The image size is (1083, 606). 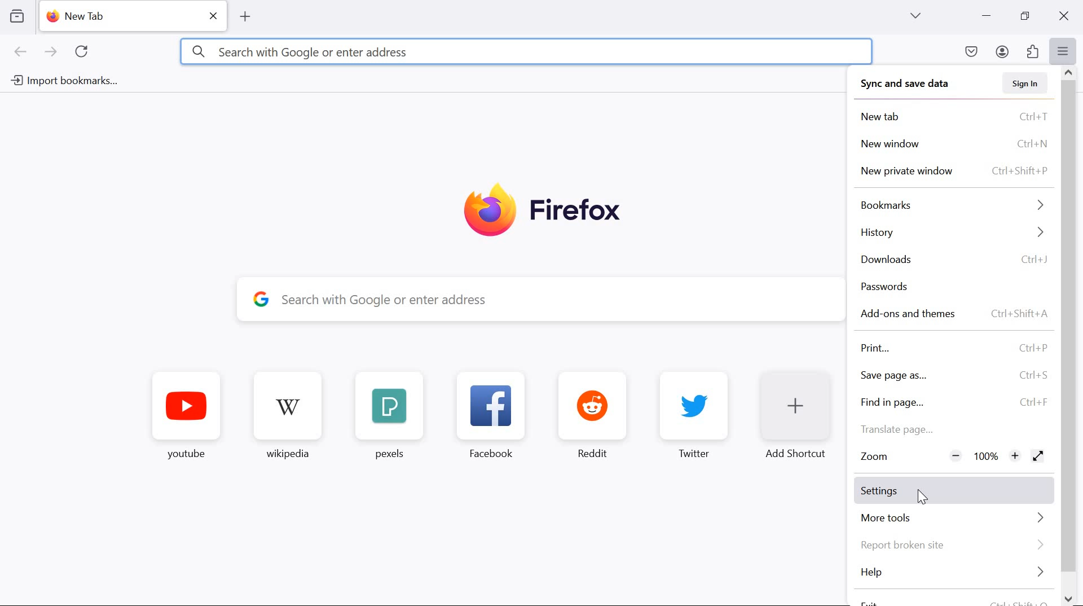 What do you see at coordinates (956, 144) in the screenshot?
I see `new window` at bounding box center [956, 144].